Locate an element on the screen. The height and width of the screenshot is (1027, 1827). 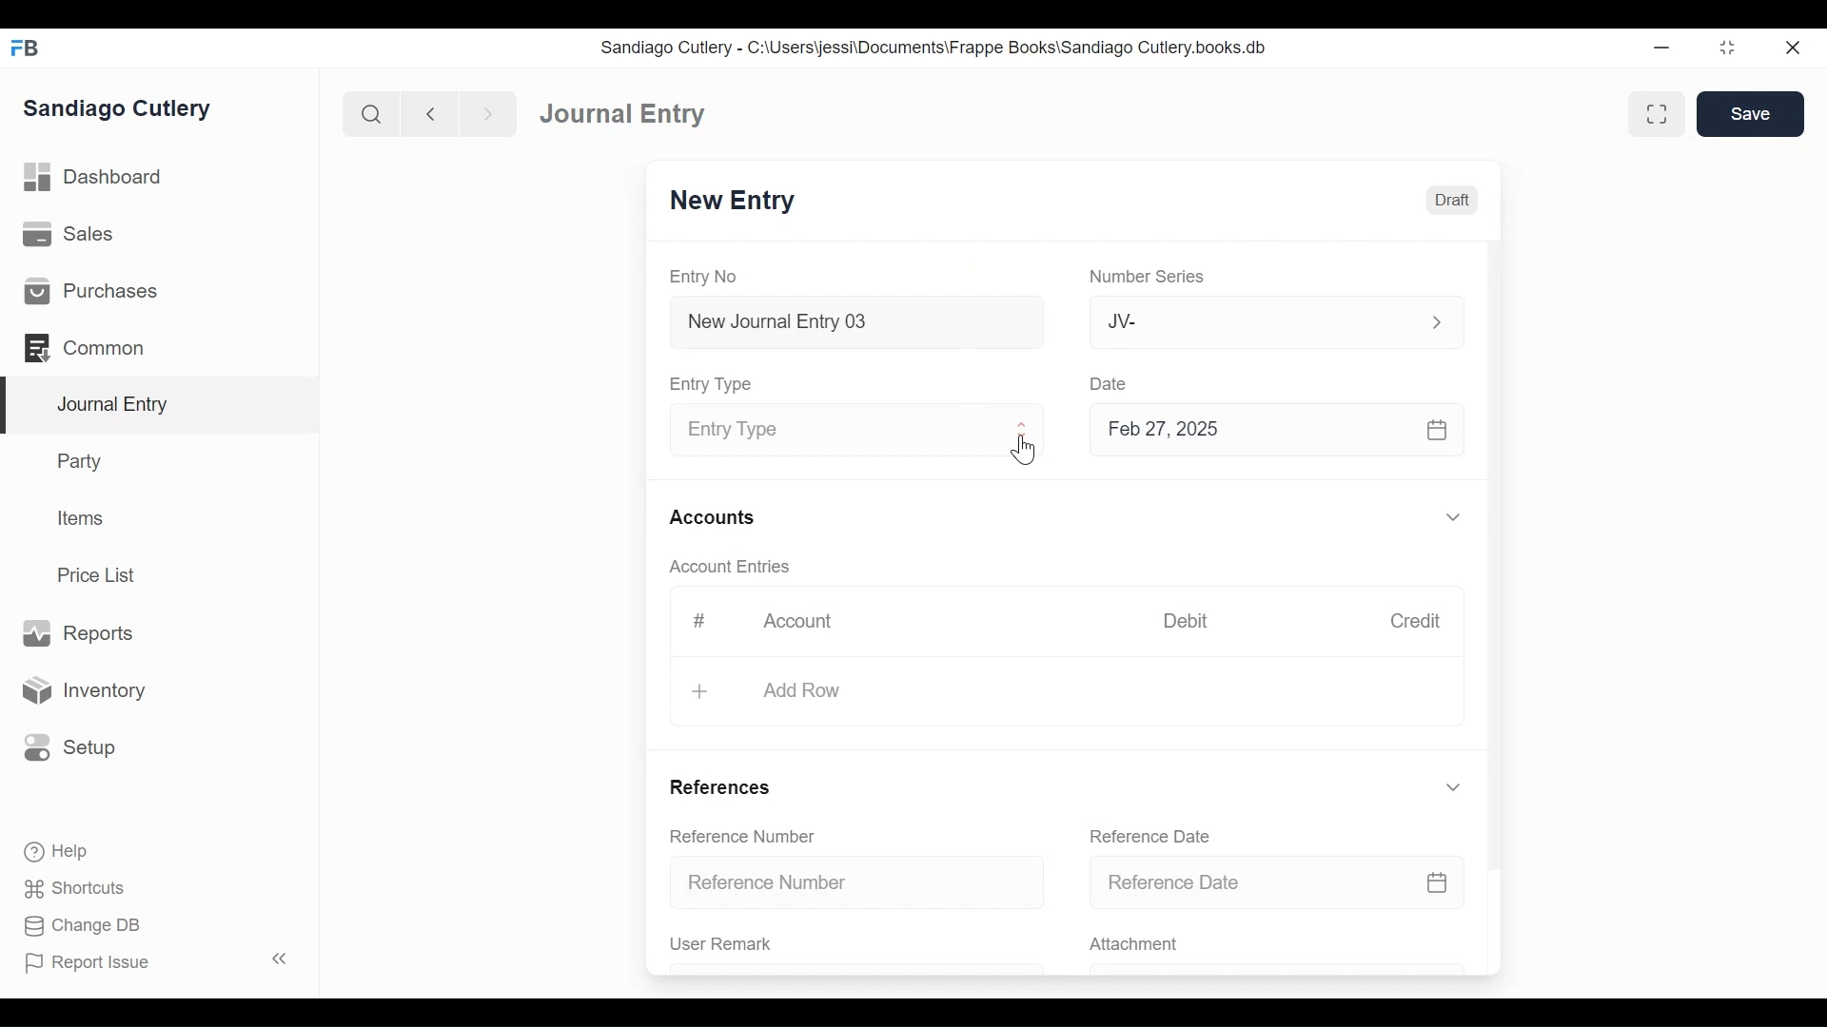
Dashboard is located at coordinates (94, 178).